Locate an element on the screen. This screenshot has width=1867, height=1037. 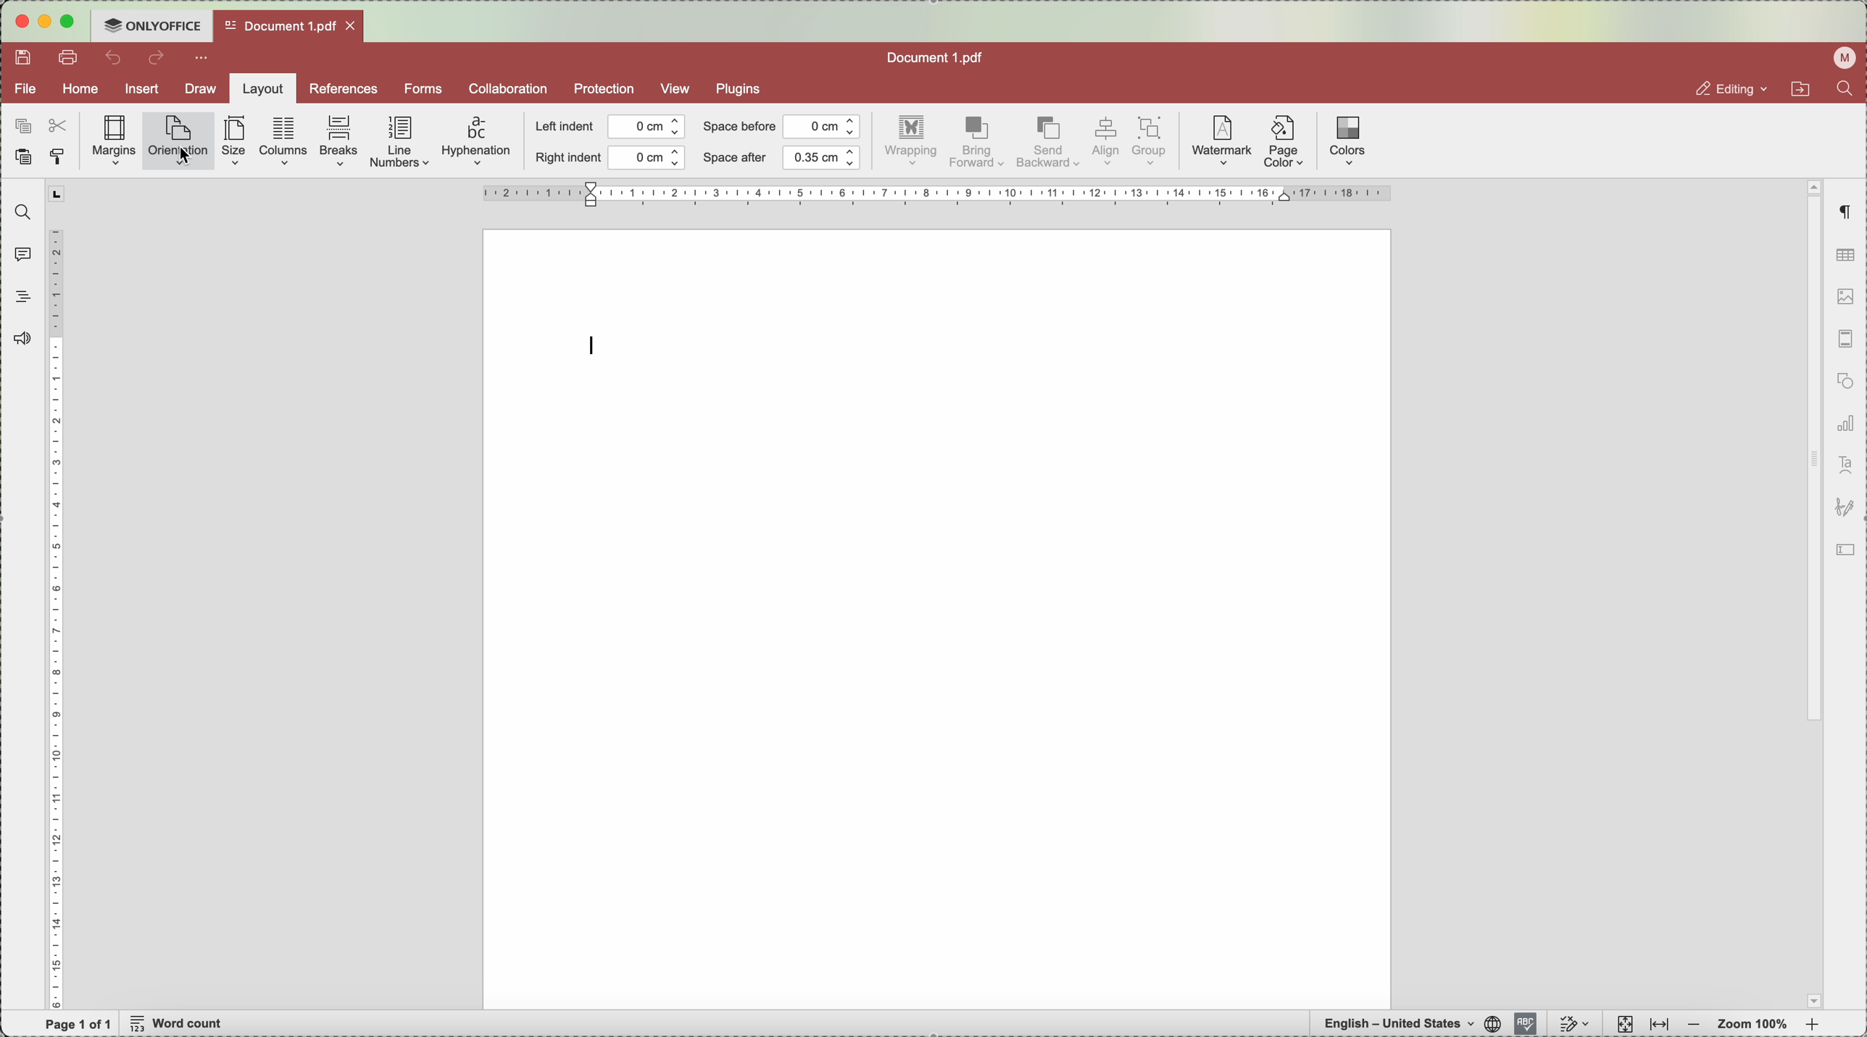
space after is located at coordinates (782, 158).